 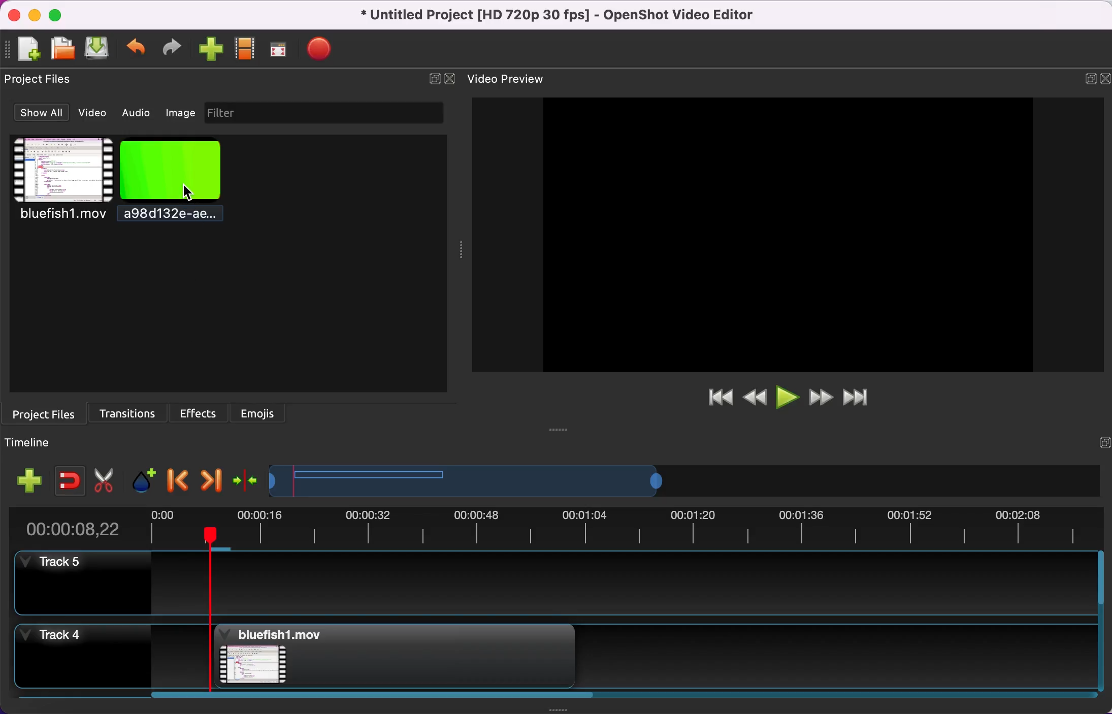 I want to click on enable snapping, so click(x=68, y=478).